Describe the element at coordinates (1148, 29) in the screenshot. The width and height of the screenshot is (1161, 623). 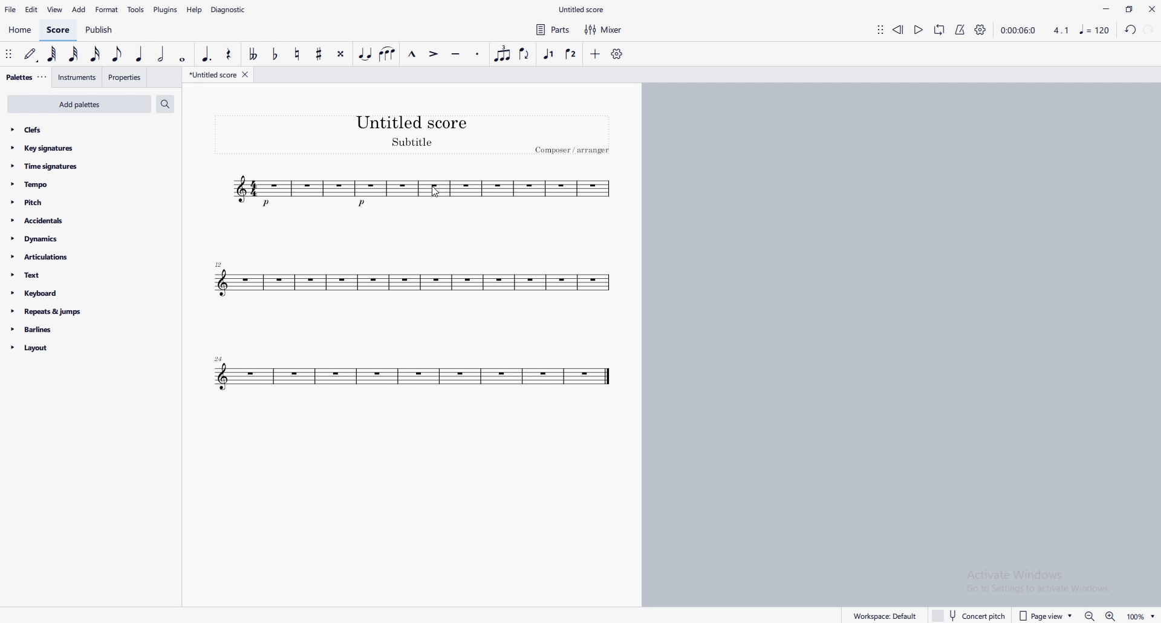
I see `redo` at that location.